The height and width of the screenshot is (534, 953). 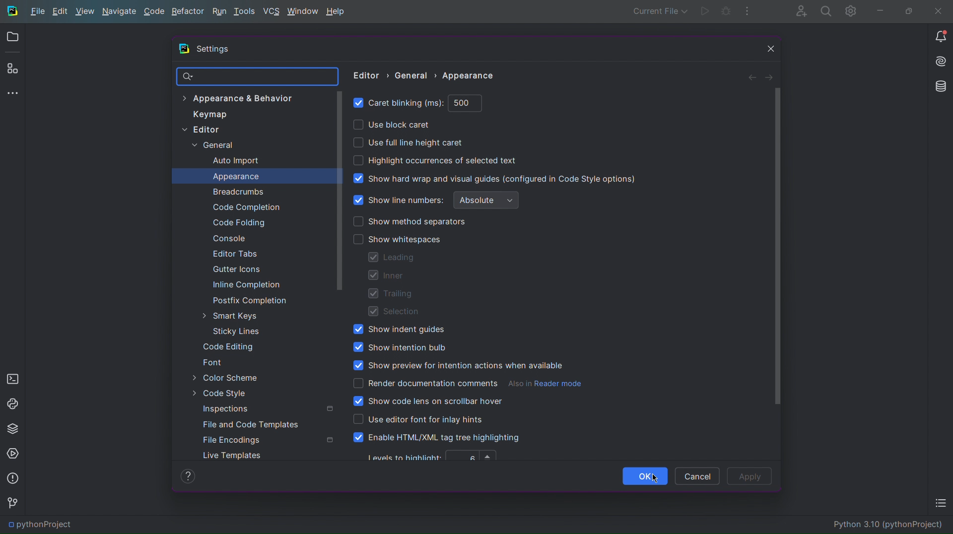 I want to click on Scrollbar, so click(x=341, y=191).